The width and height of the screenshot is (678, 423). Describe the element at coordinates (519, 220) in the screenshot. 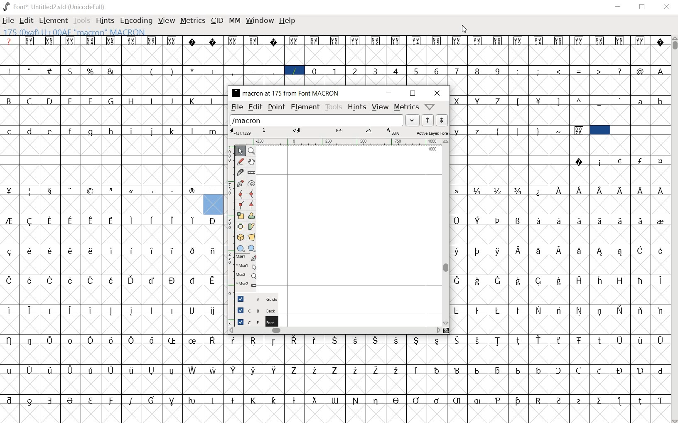

I see `Symbol` at that location.